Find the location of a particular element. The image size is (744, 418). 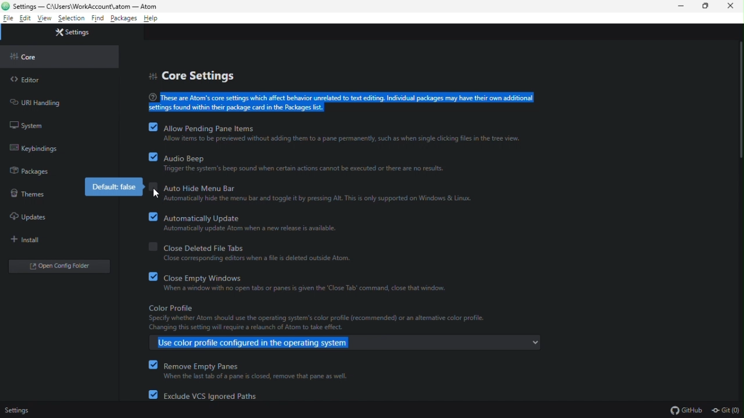

 is located at coordinates (148, 366).